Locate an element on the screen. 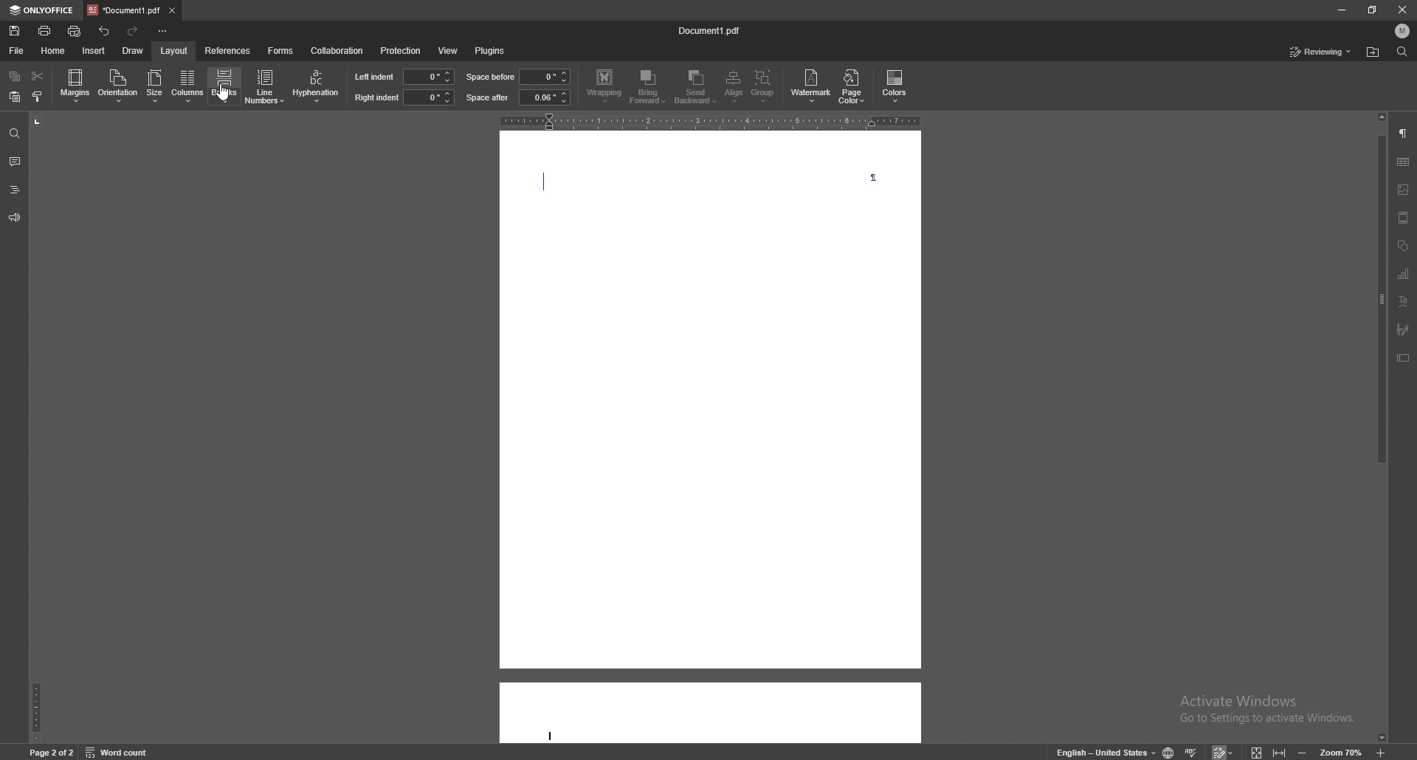 The image size is (1417, 760). find is located at coordinates (15, 135).